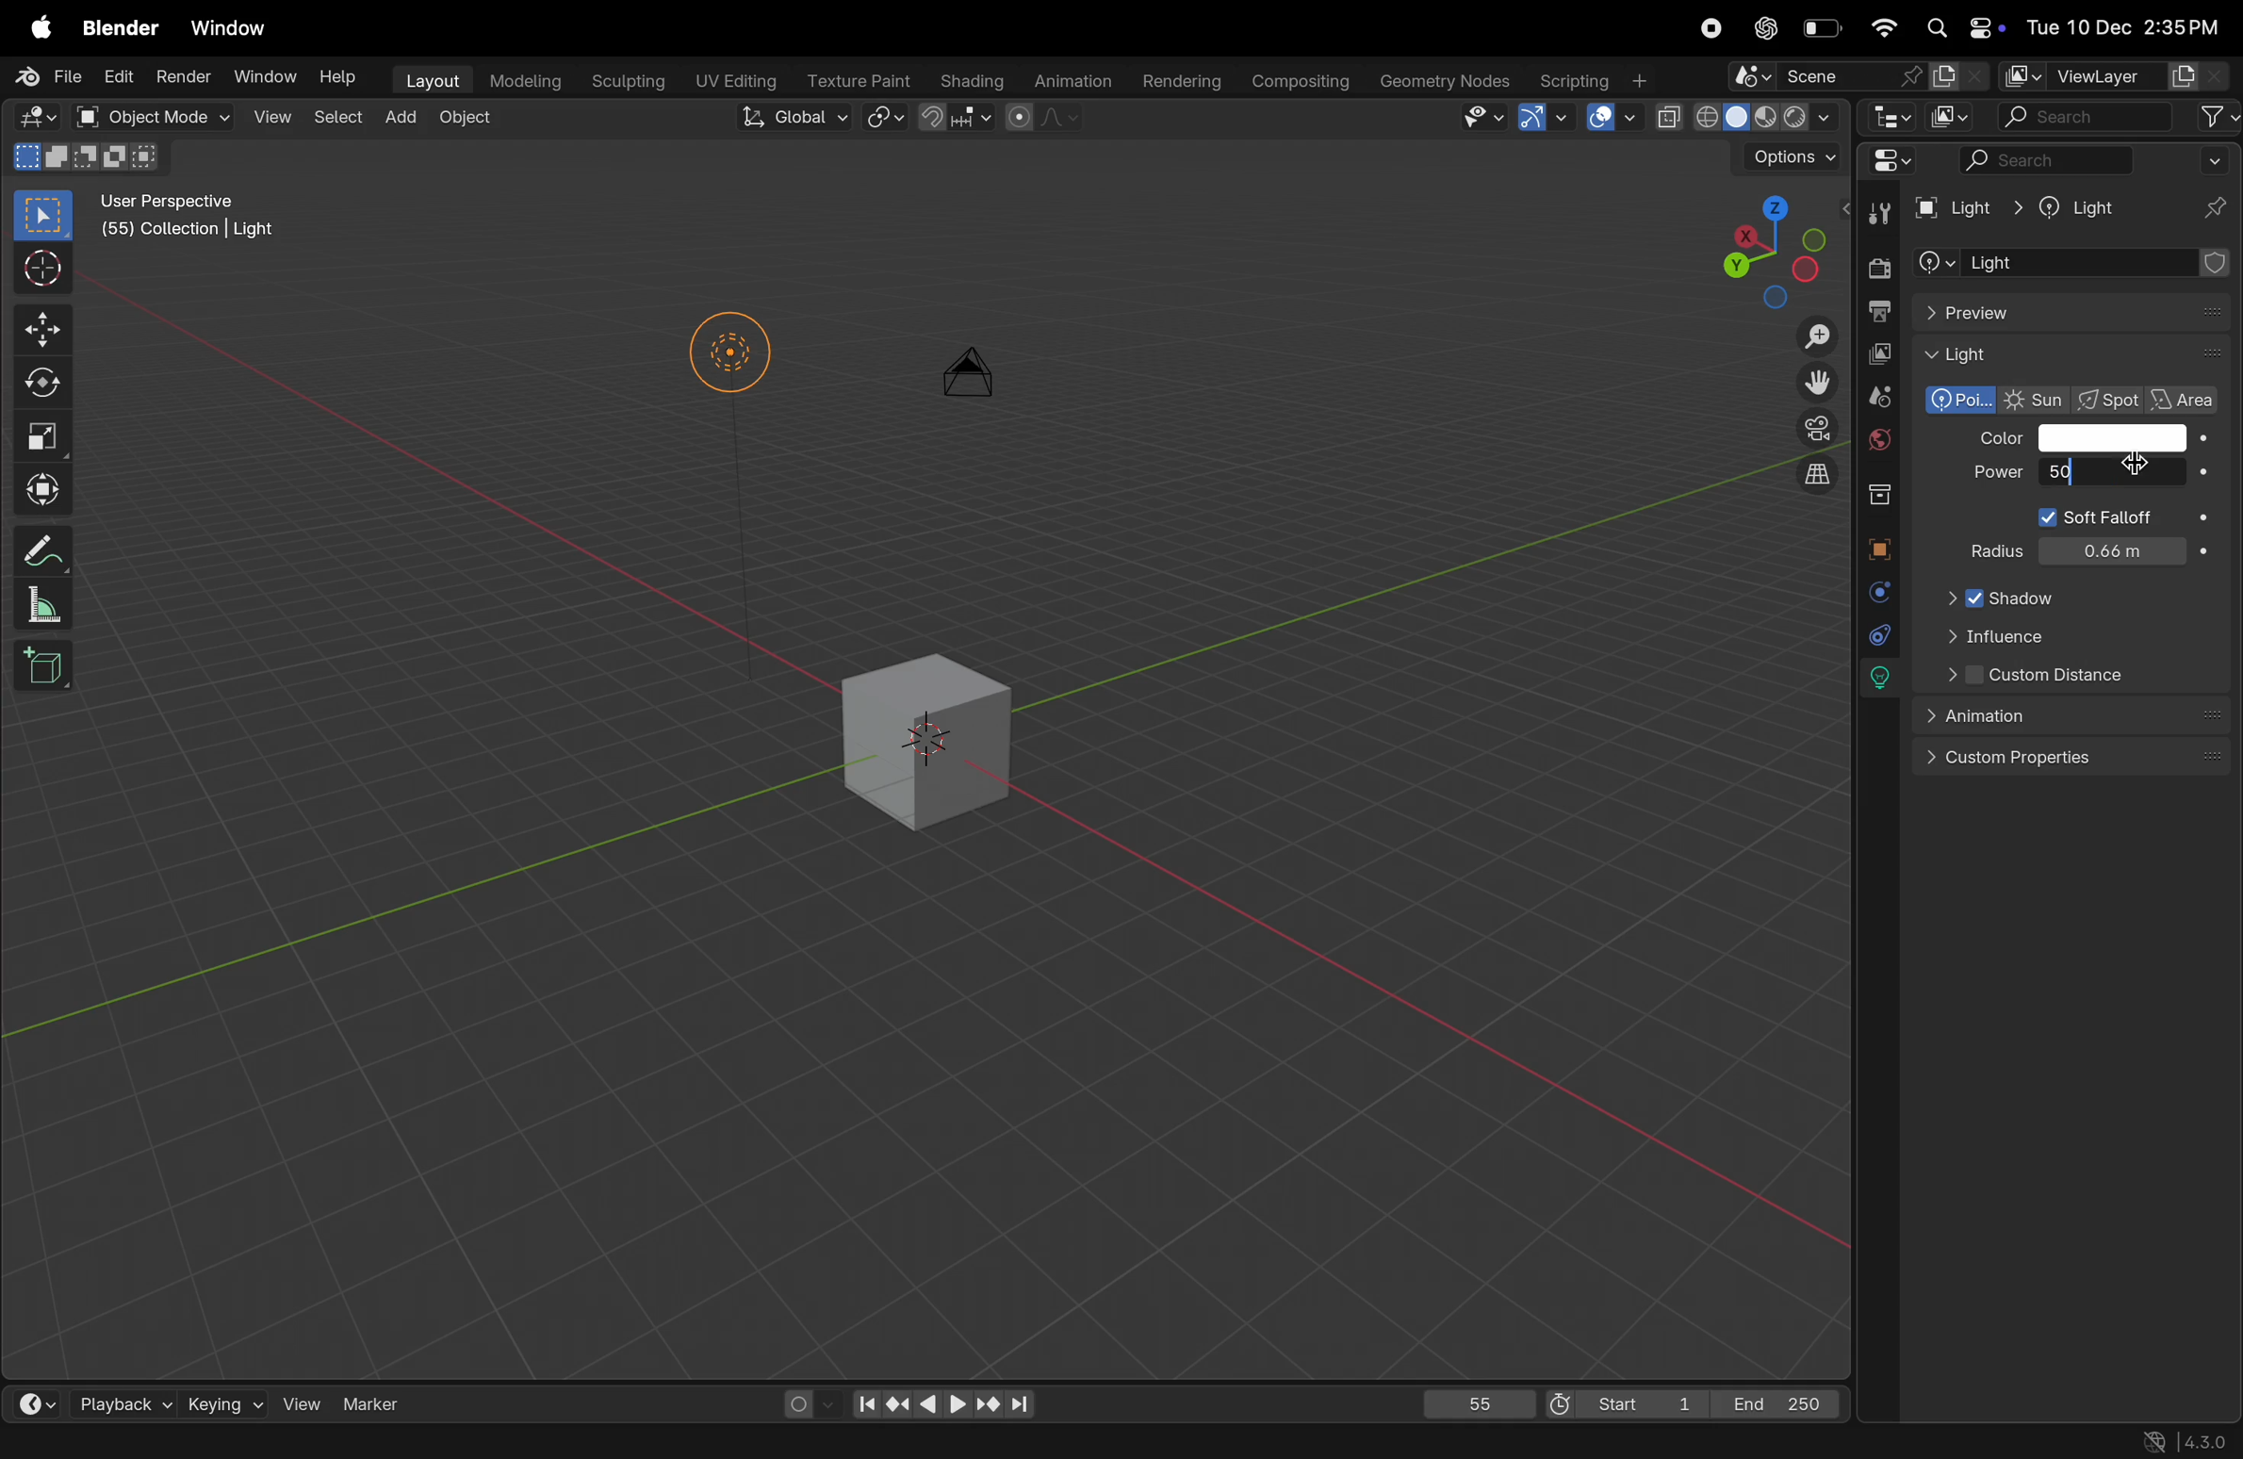  What do you see at coordinates (34, 25) in the screenshot?
I see `apple menu` at bounding box center [34, 25].